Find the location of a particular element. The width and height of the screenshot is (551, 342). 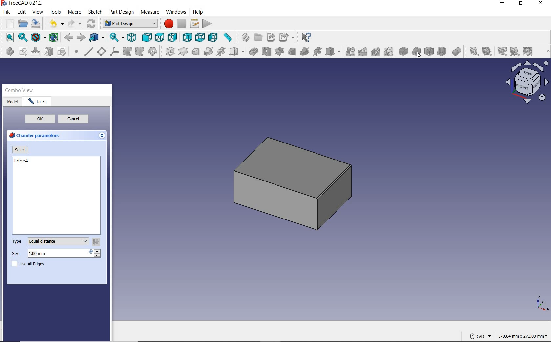

right is located at coordinates (173, 38).